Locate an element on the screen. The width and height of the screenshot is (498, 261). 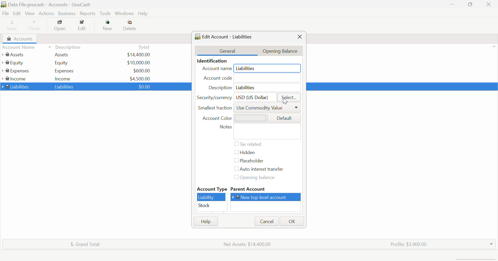
USD is located at coordinates (139, 63).